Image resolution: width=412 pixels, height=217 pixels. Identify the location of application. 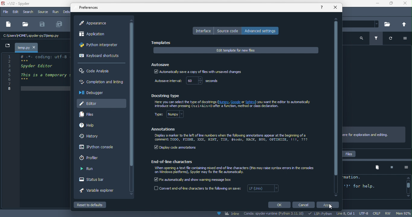
(98, 35).